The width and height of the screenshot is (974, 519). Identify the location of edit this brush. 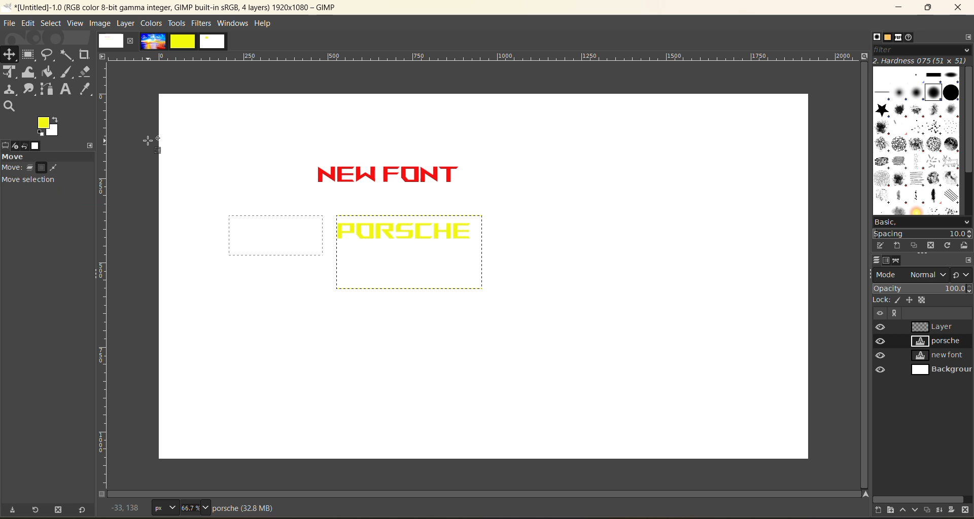
(875, 245).